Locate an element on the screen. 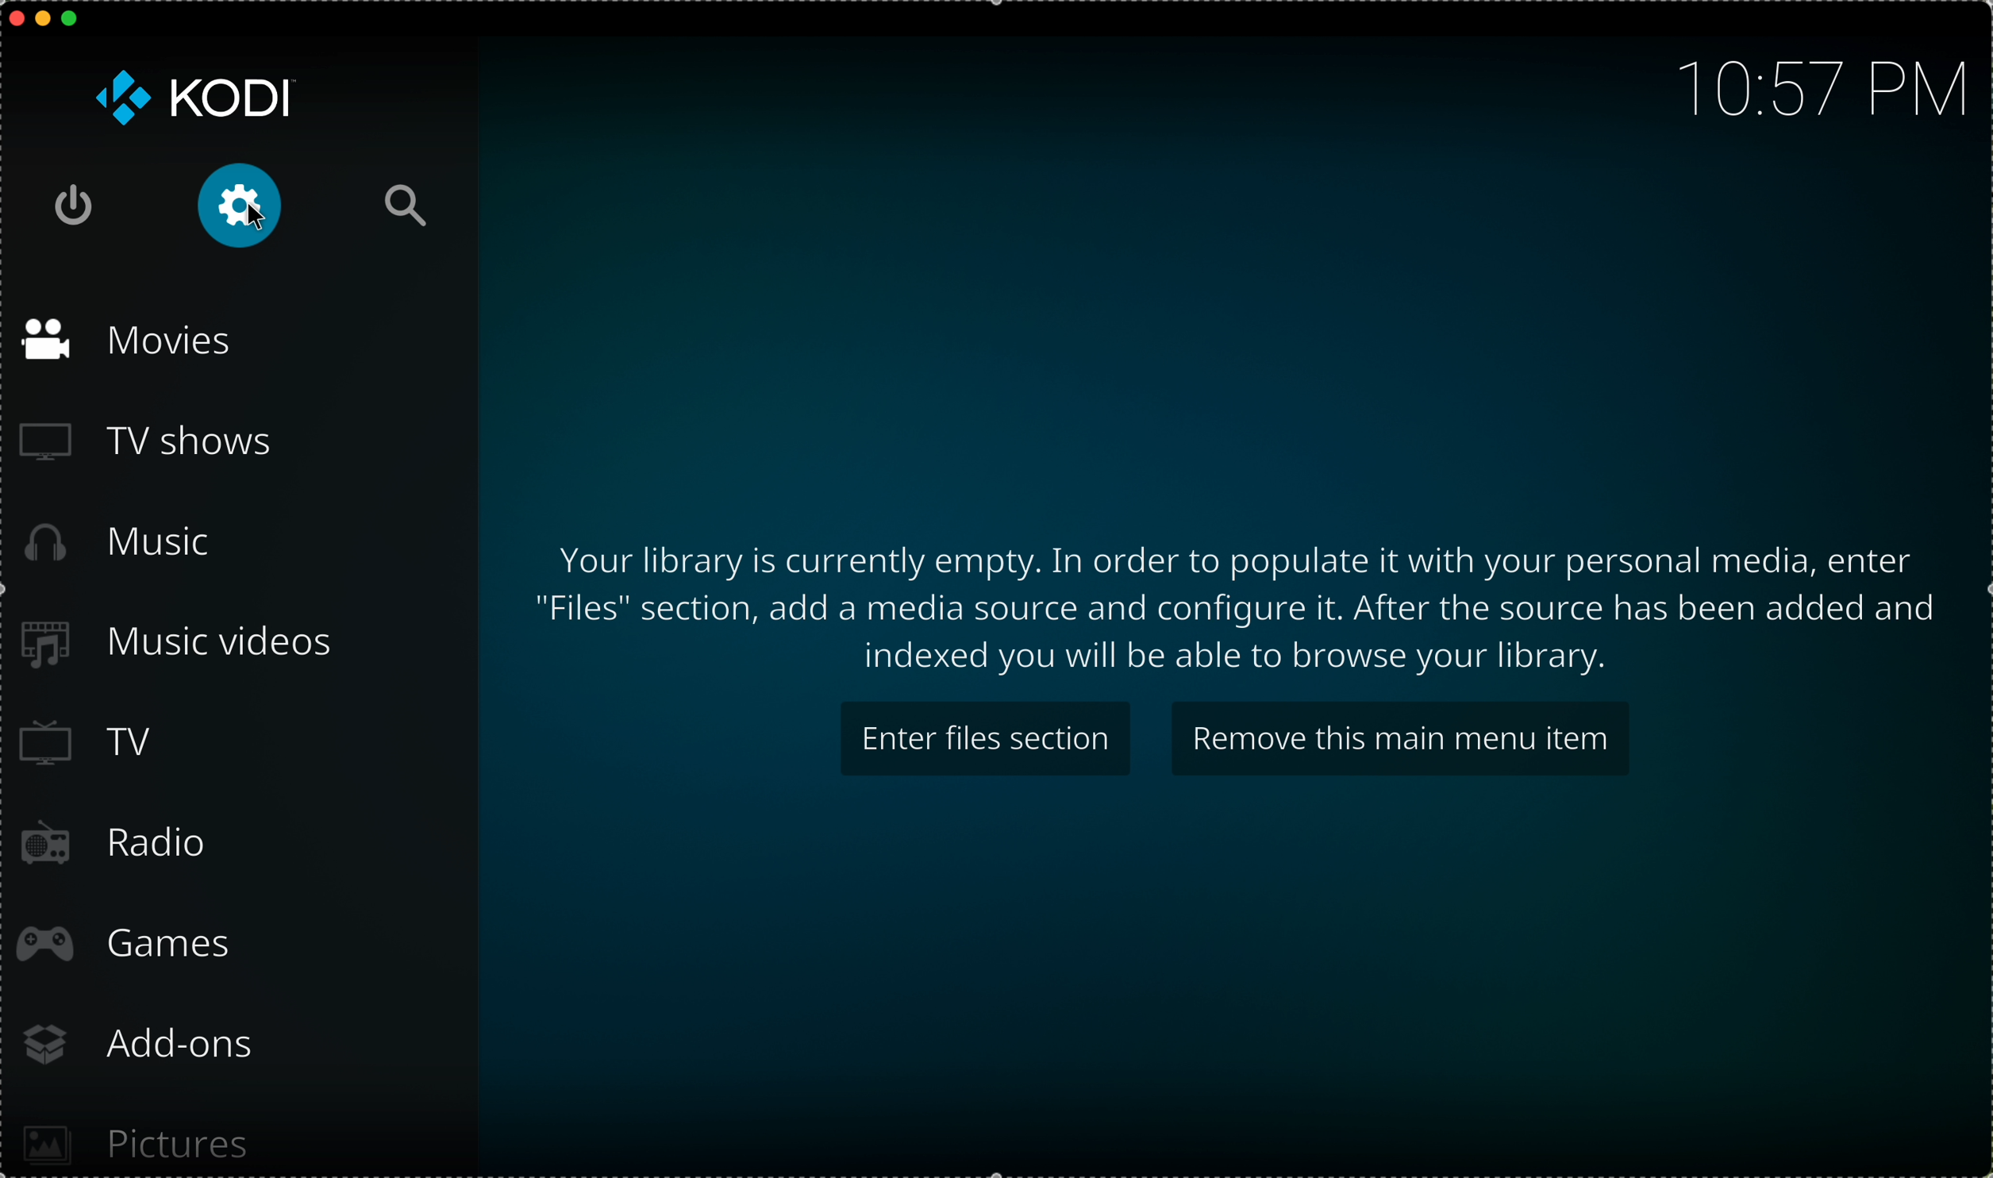  minimize  is located at coordinates (44, 22).